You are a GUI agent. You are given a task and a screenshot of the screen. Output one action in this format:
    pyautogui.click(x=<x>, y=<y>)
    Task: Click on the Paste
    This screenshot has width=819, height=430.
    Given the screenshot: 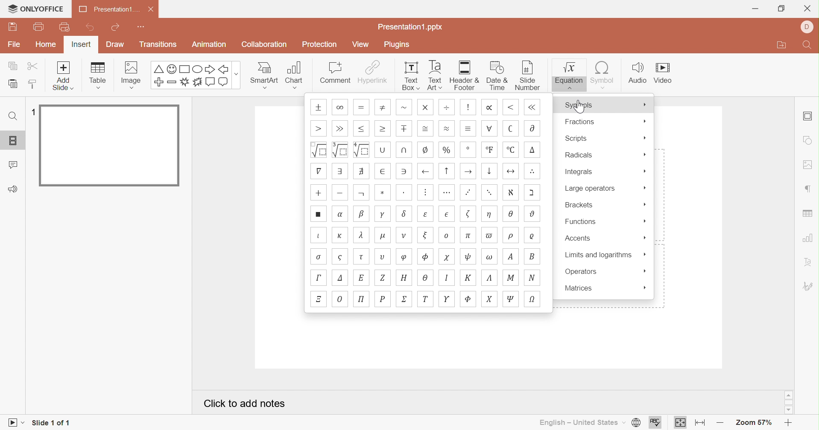 What is the action you would take?
    pyautogui.click(x=12, y=83)
    